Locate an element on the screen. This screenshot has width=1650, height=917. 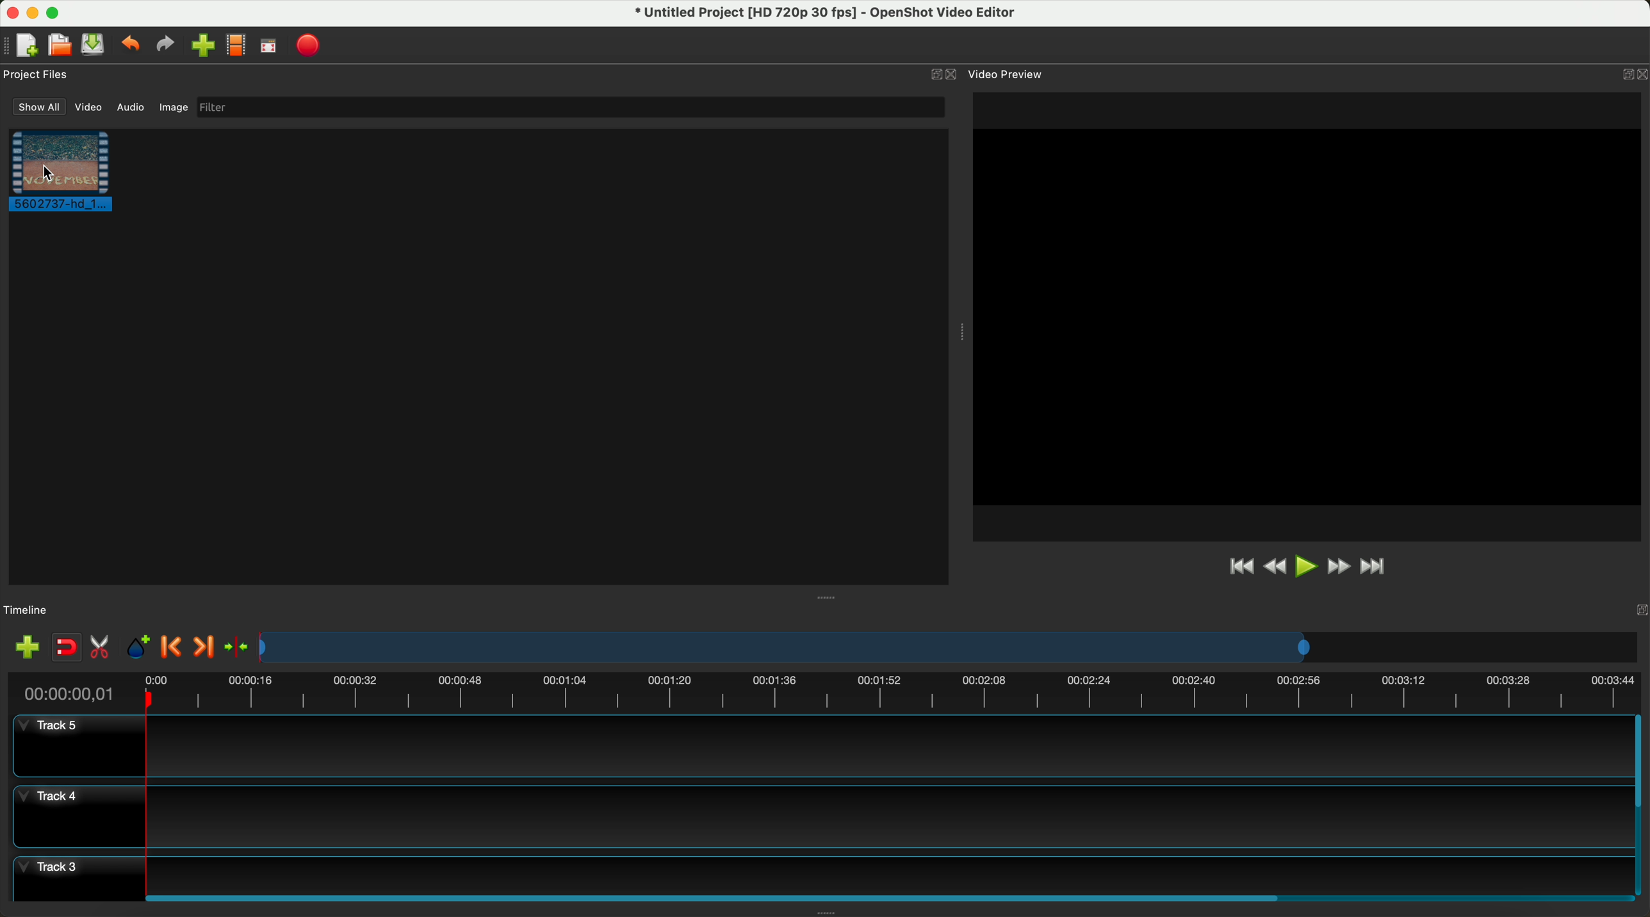
open project is located at coordinates (59, 42).